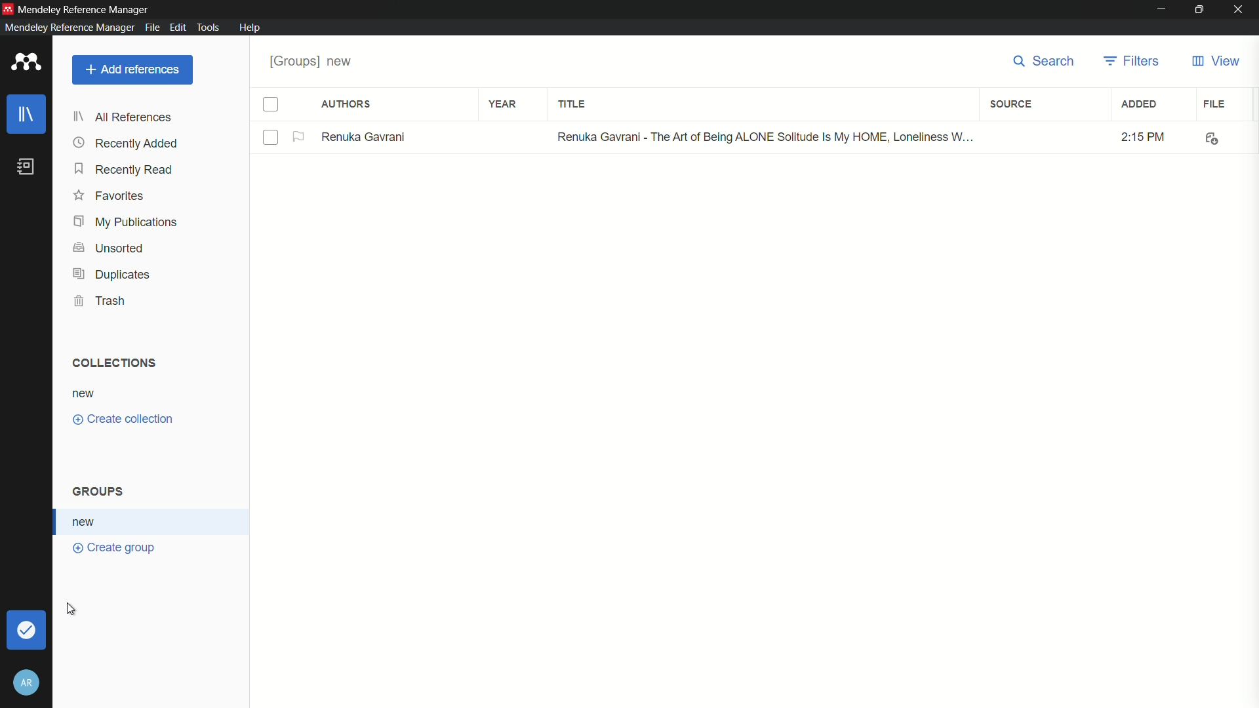  Describe the element at coordinates (1201, 9) in the screenshot. I see `maximize` at that location.